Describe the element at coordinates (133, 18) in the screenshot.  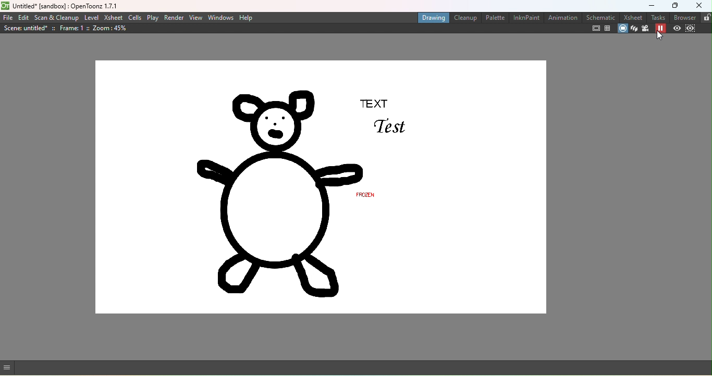
I see `Cells` at that location.